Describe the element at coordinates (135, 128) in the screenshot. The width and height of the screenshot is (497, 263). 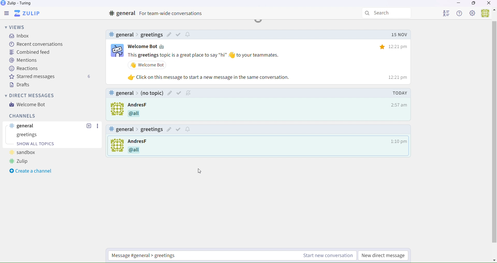
I see `#general> (No Topic)` at that location.